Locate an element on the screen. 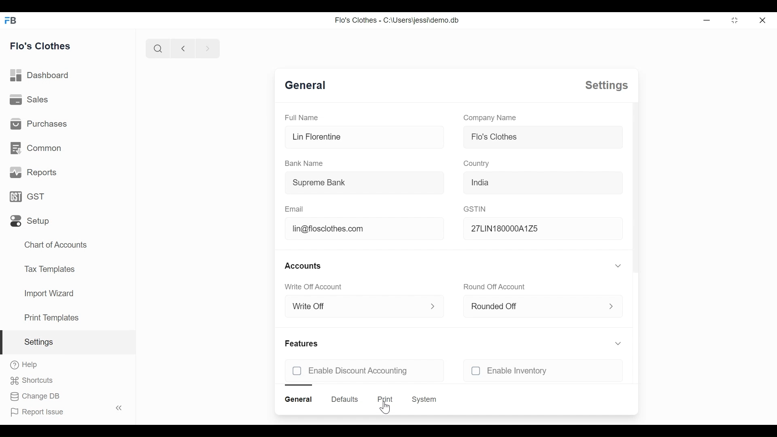 The image size is (777, 437). write off account is located at coordinates (313, 287).